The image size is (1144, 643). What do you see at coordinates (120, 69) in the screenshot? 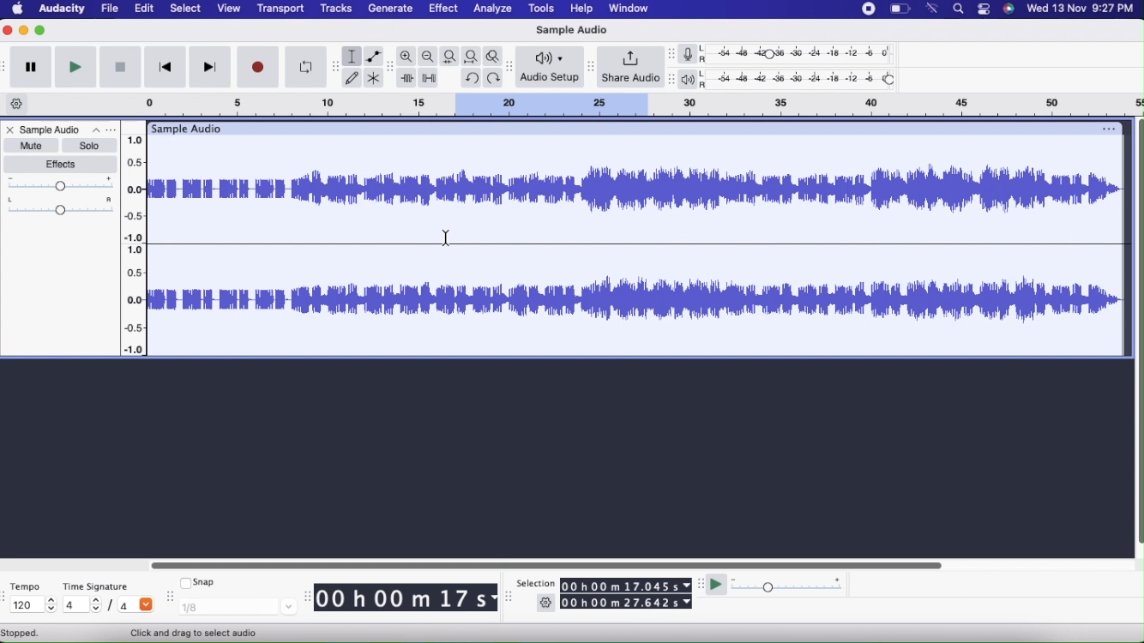
I see `Stop` at bounding box center [120, 69].